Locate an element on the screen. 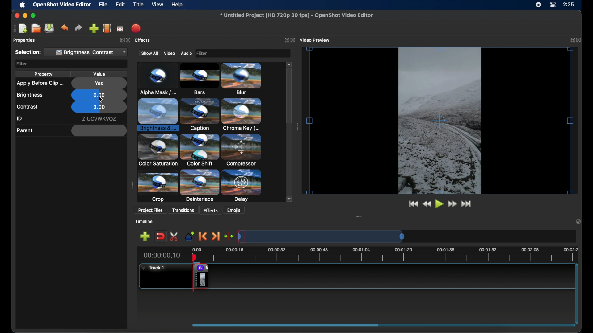  play button is located at coordinates (439, 204).